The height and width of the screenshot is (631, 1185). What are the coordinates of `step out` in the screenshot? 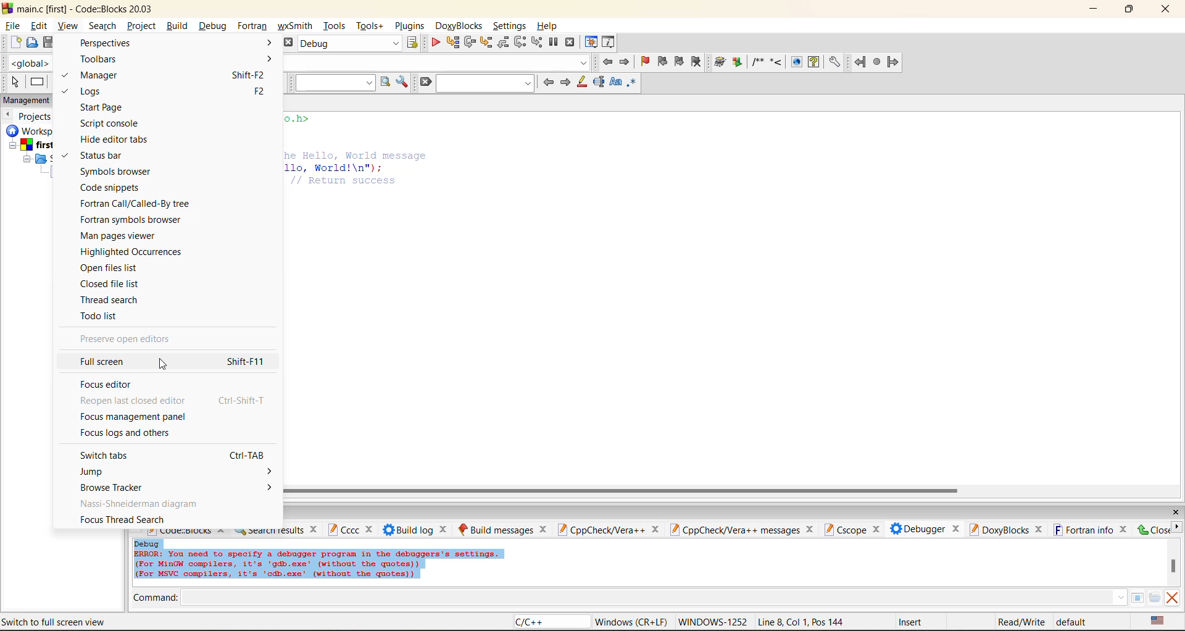 It's located at (505, 42).